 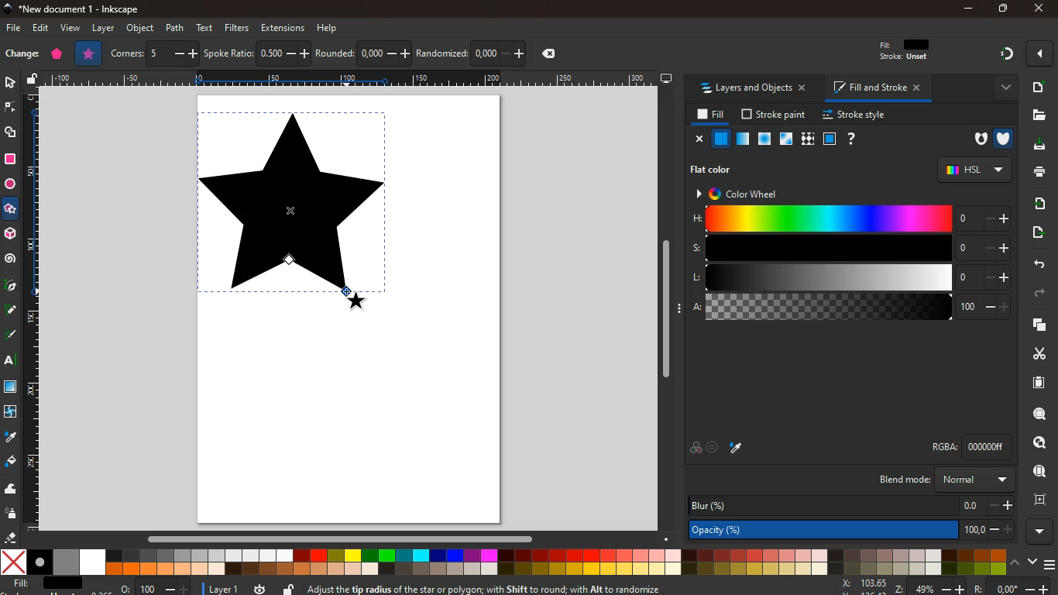 What do you see at coordinates (9, 209) in the screenshot?
I see `star` at bounding box center [9, 209].